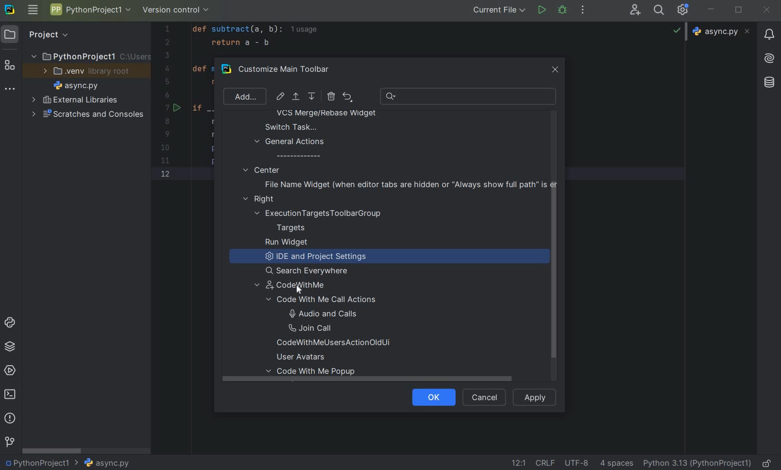  I want to click on search everywhere, so click(311, 271).